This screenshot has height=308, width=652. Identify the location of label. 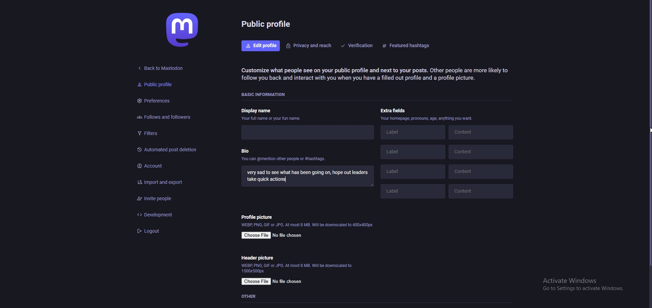
(413, 152).